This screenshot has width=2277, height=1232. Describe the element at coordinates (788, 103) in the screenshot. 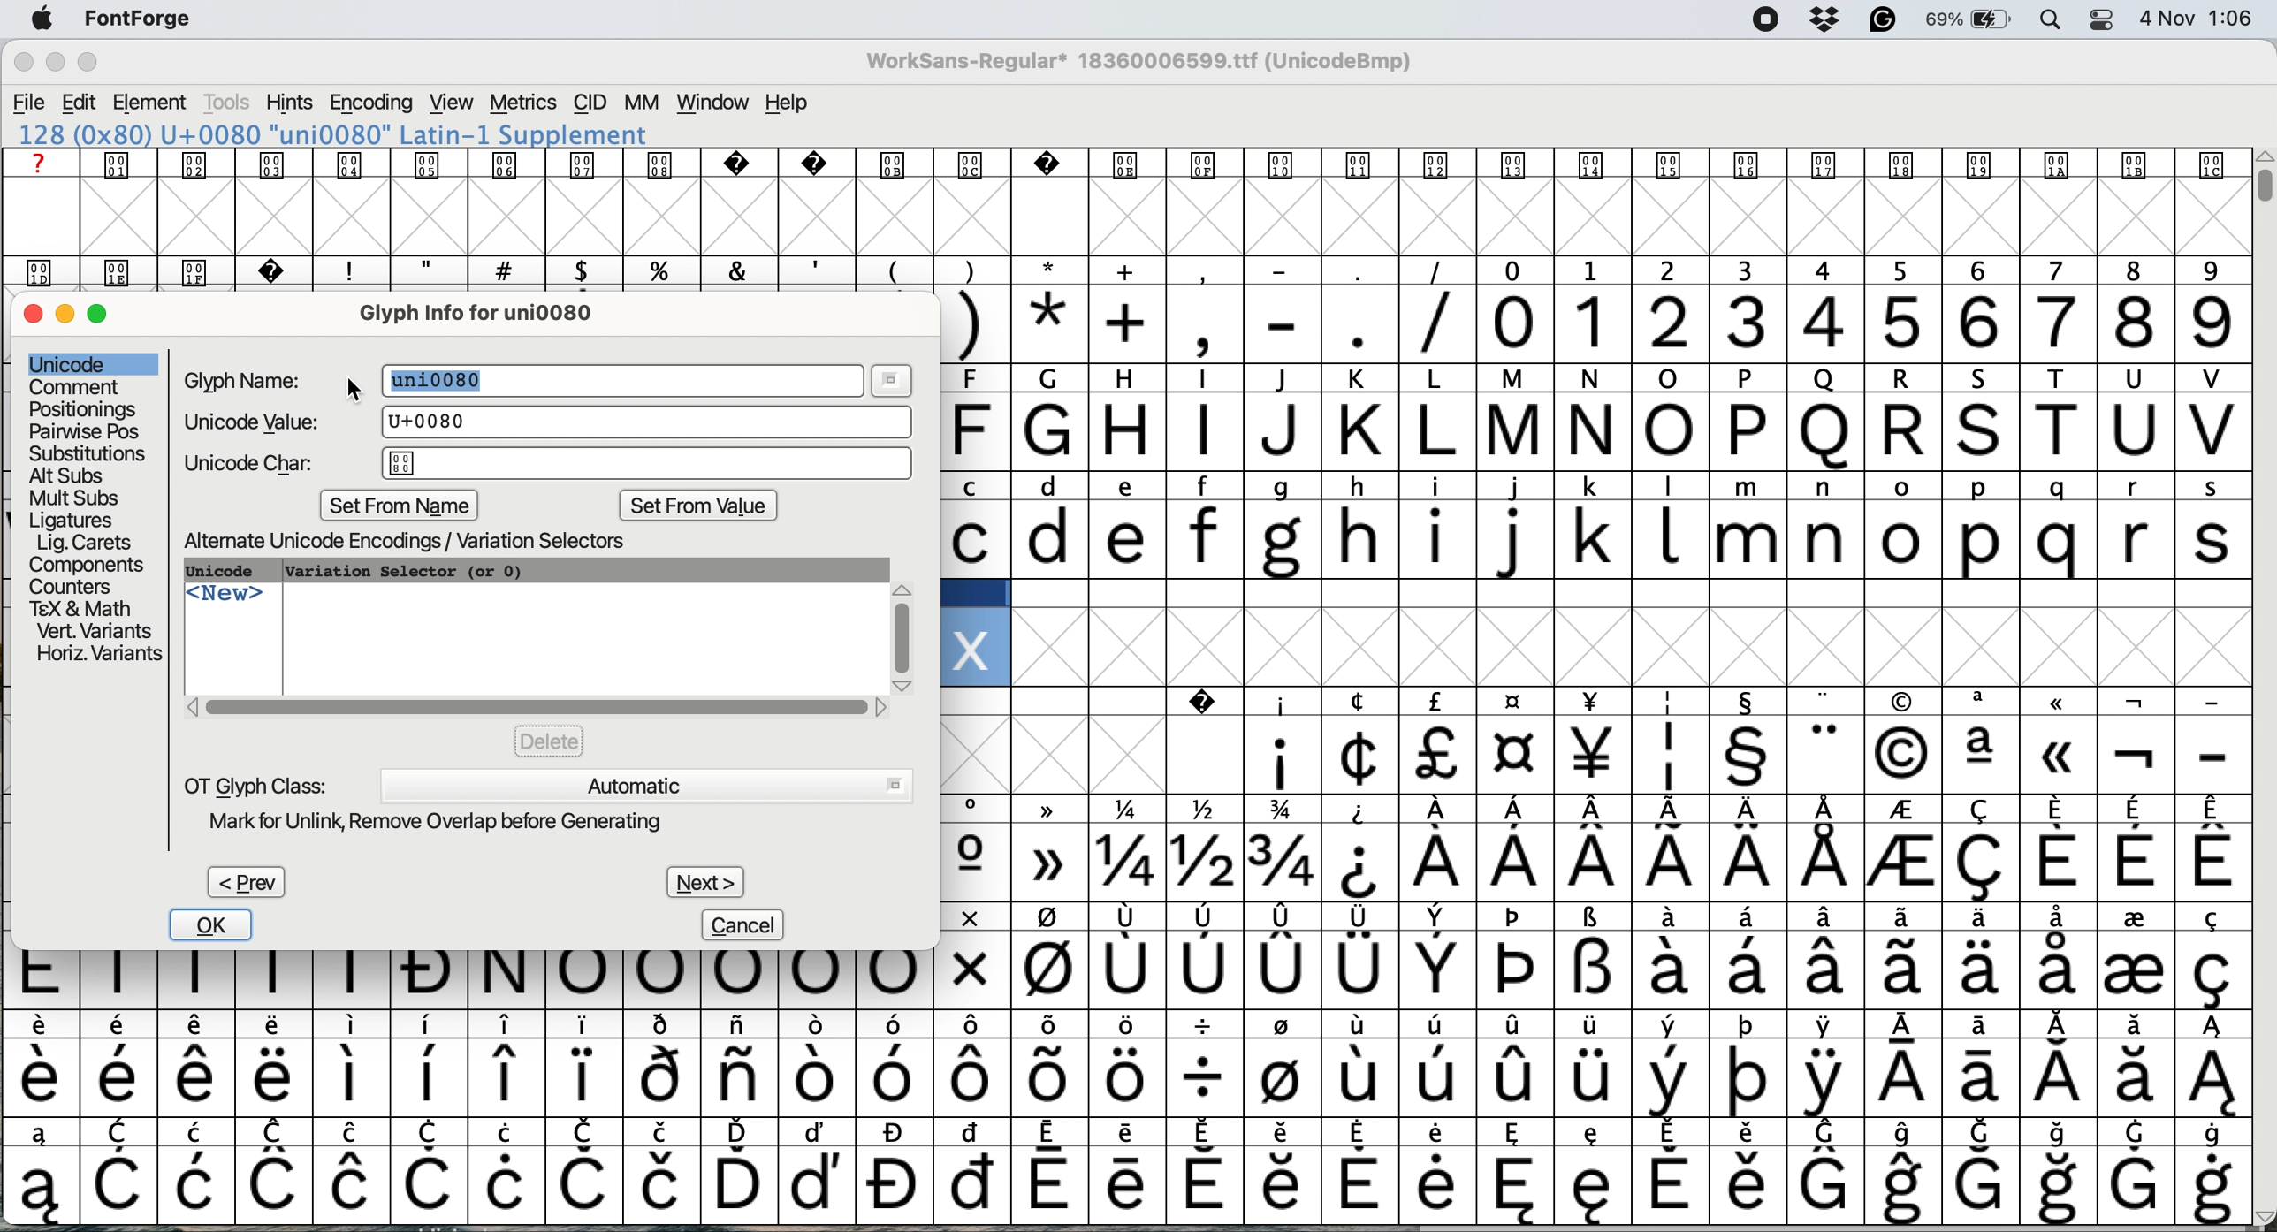

I see `help` at that location.